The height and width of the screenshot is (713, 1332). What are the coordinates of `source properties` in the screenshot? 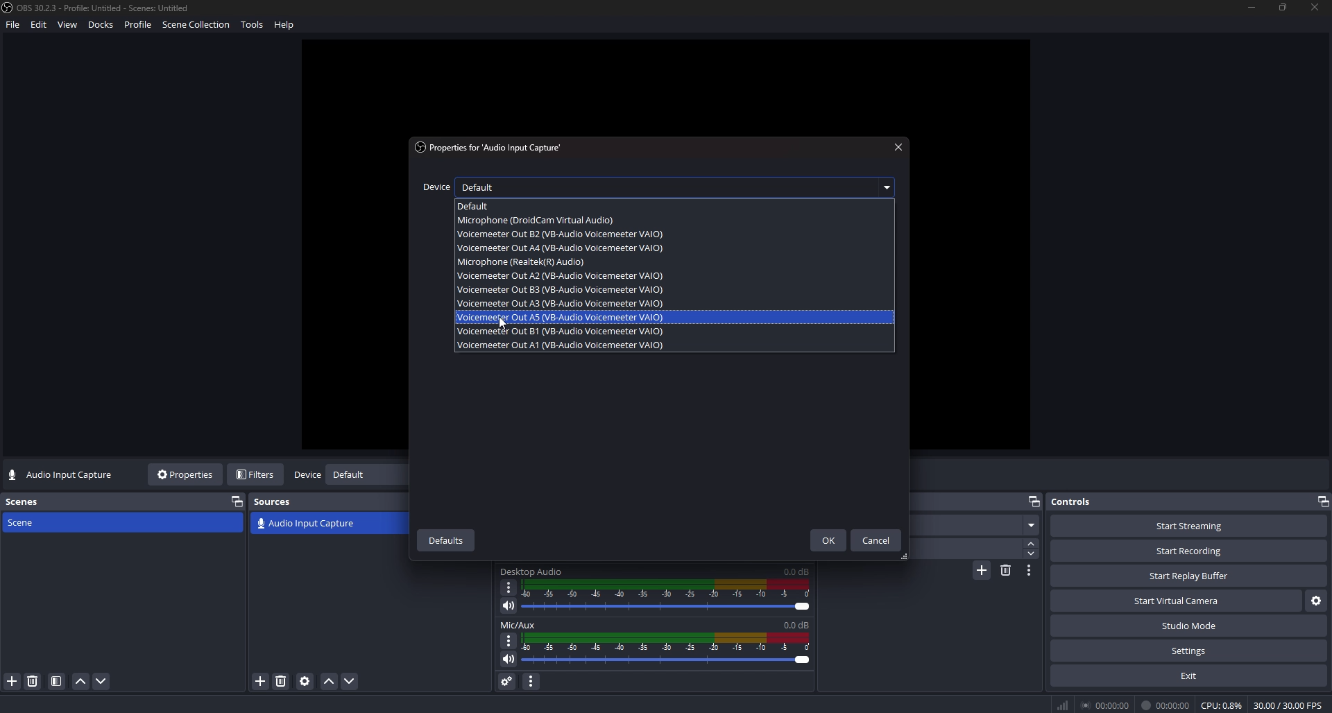 It's located at (305, 681).